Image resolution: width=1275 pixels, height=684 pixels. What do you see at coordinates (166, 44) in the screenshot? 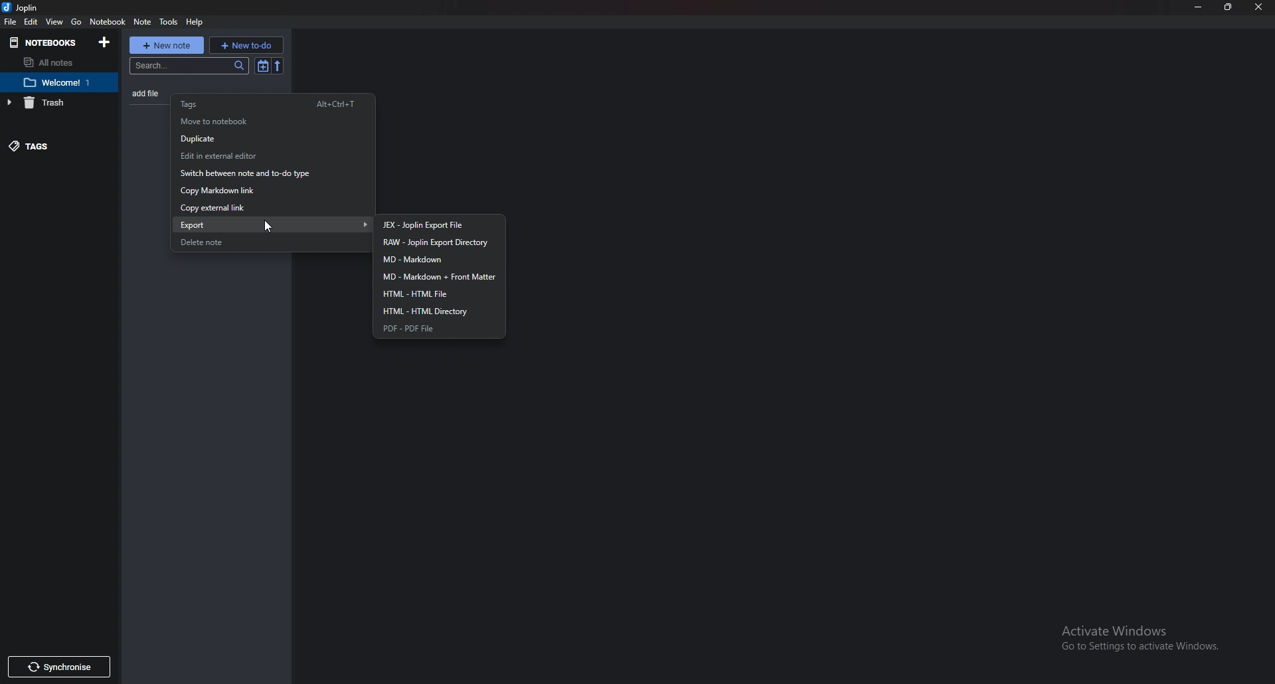
I see `New note` at bounding box center [166, 44].